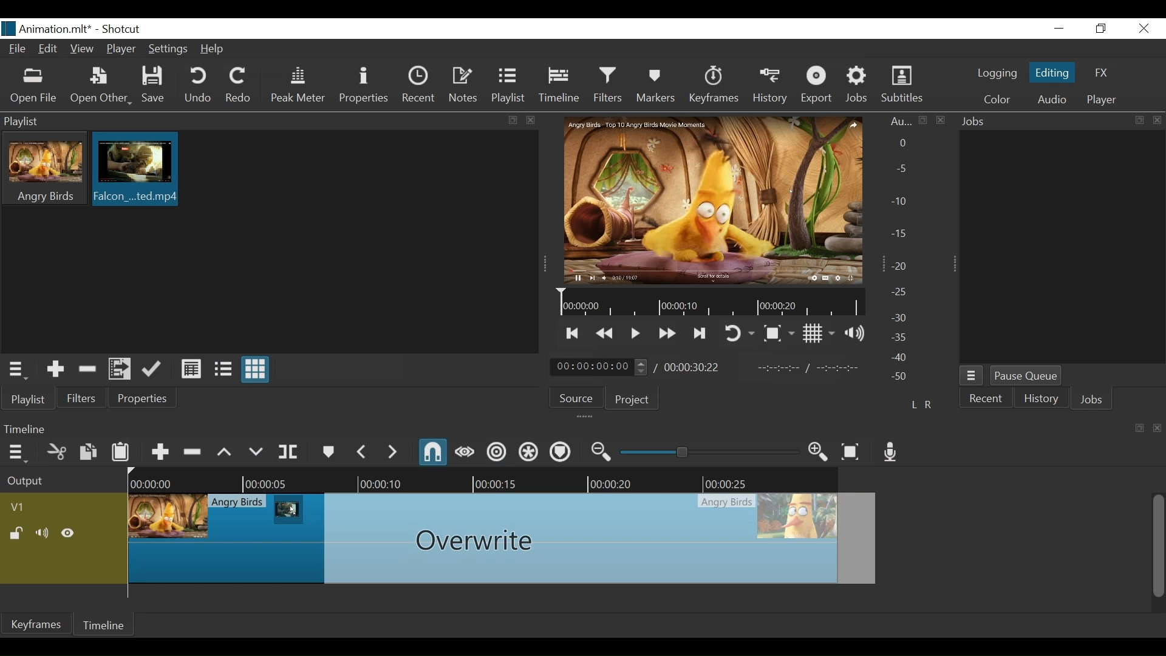 This screenshot has height=656, width=1166. Describe the element at coordinates (694, 367) in the screenshot. I see `Total Duration` at that location.